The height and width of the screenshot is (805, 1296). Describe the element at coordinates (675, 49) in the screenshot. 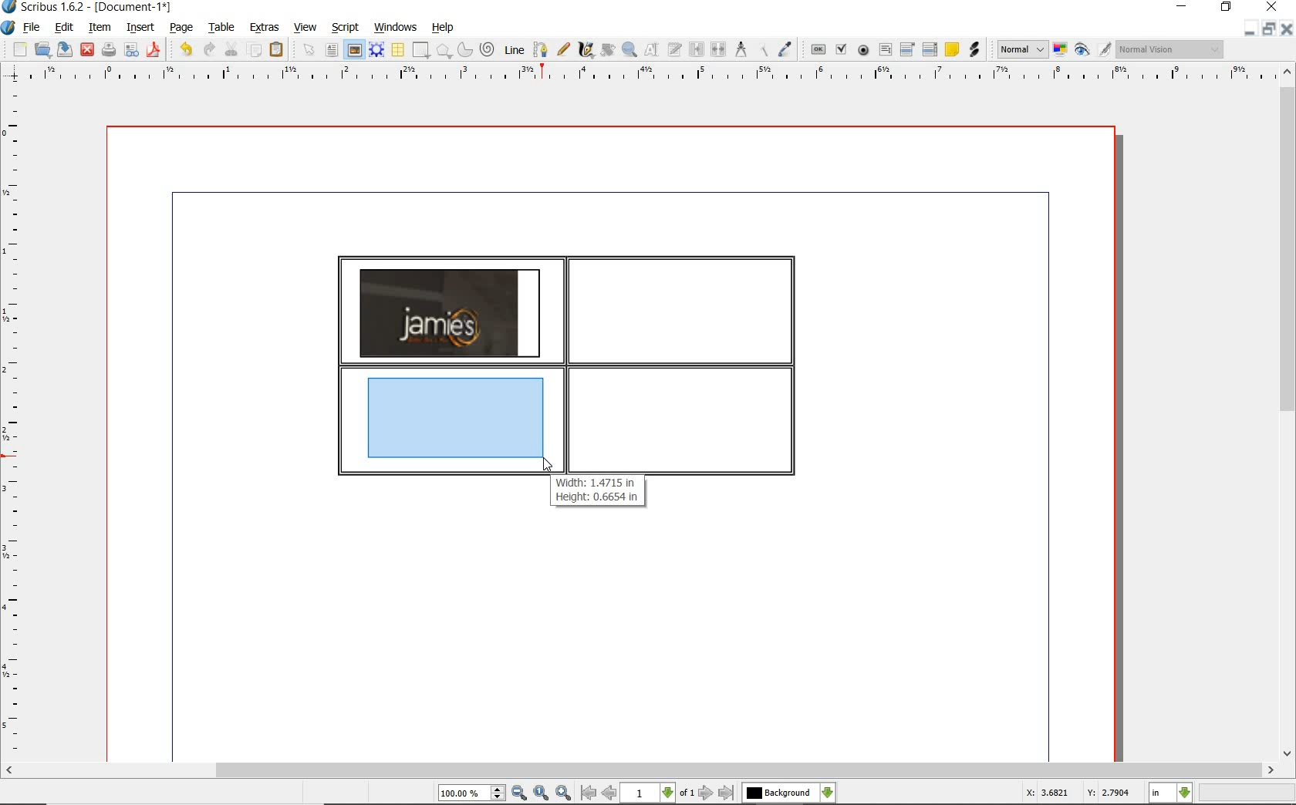

I see `edit text with story editor` at that location.